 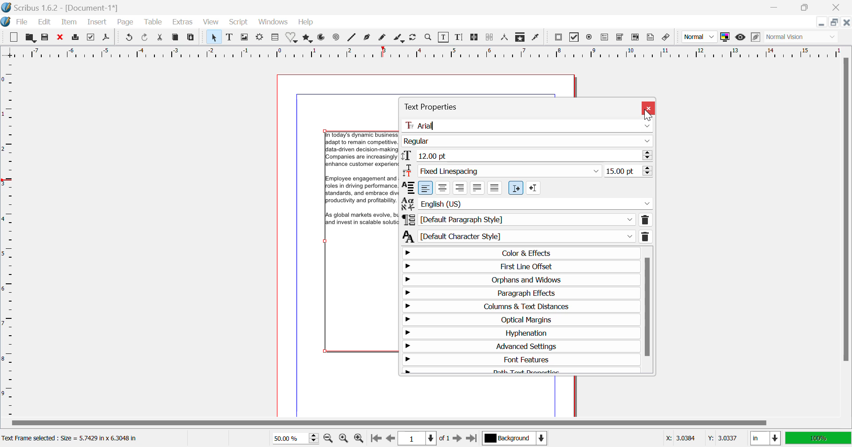 I want to click on Left to right paragraph, so click(x=514, y=187).